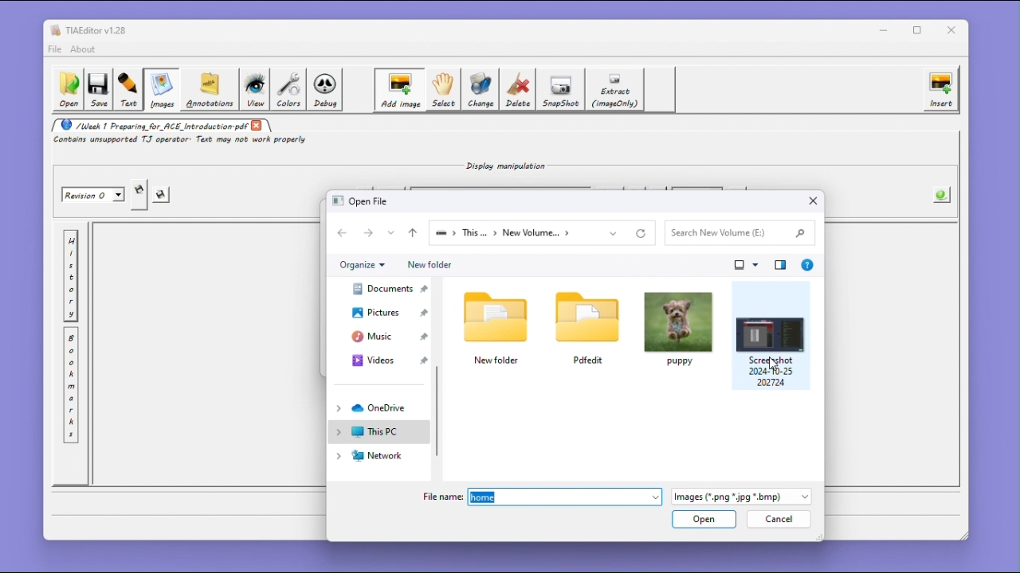 The image size is (1020, 573). What do you see at coordinates (288, 89) in the screenshot?
I see `colors ` at bounding box center [288, 89].